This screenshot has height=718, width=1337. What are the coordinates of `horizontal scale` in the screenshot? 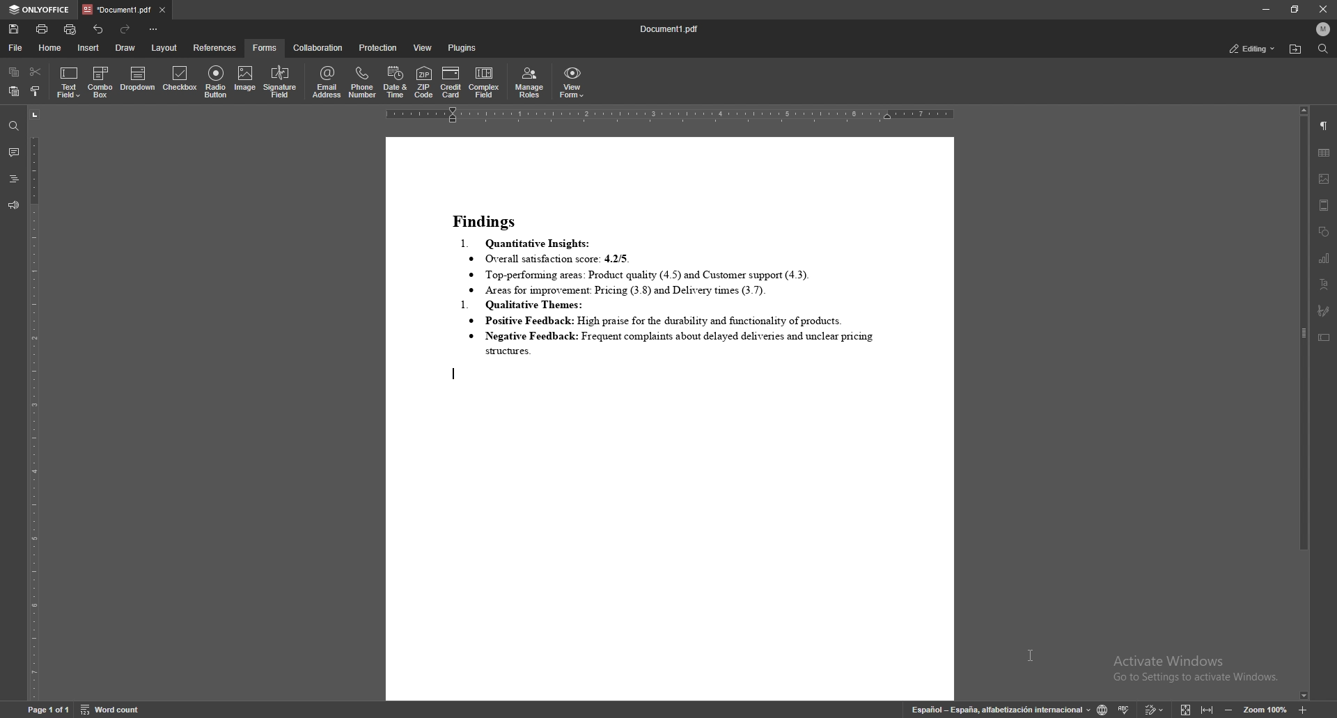 It's located at (670, 115).